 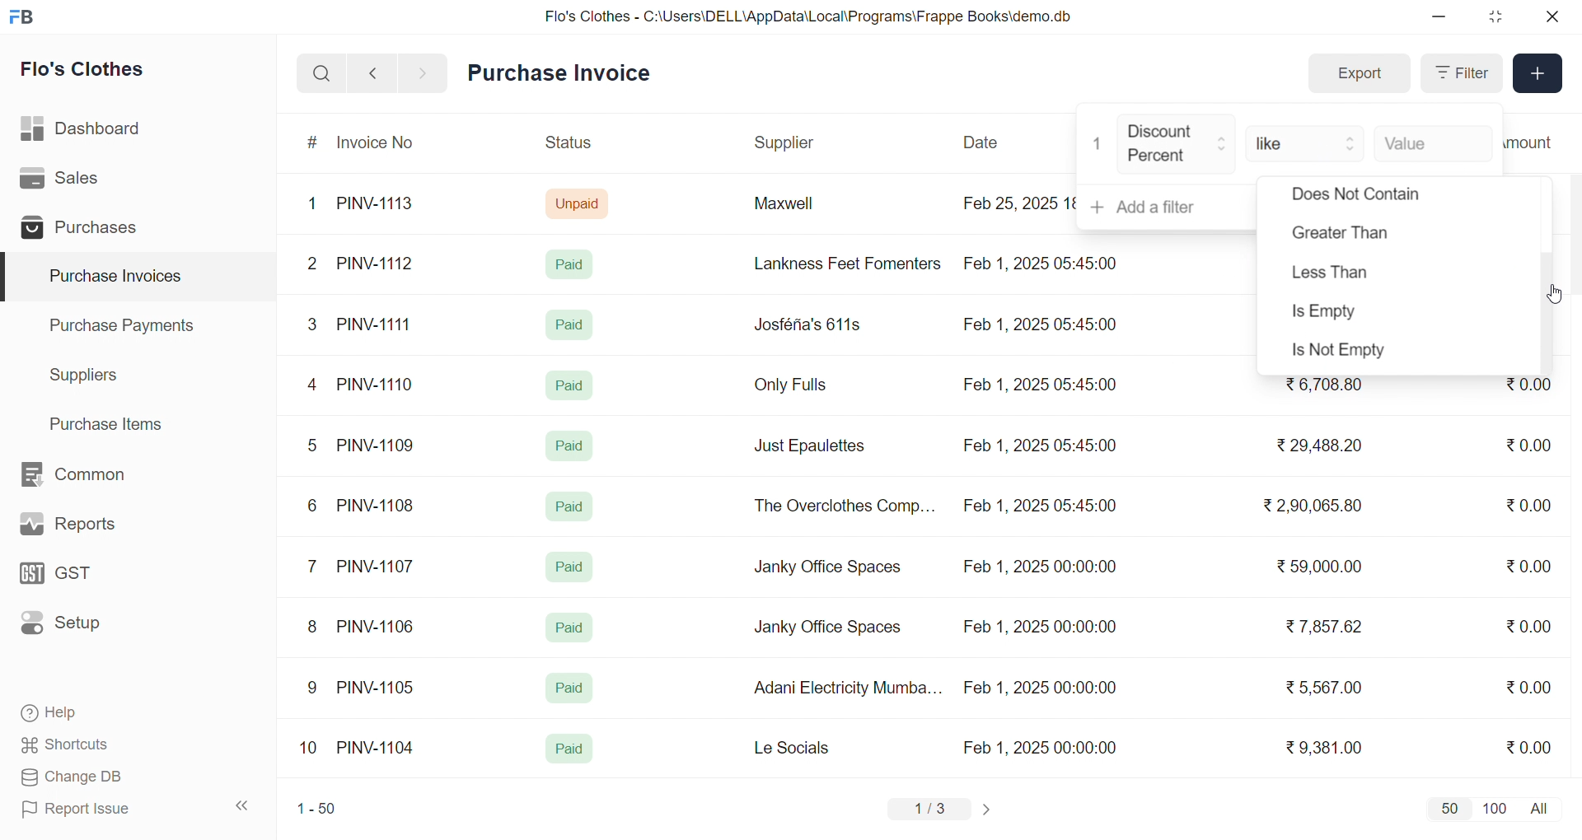 What do you see at coordinates (573, 264) in the screenshot?
I see `Paid` at bounding box center [573, 264].